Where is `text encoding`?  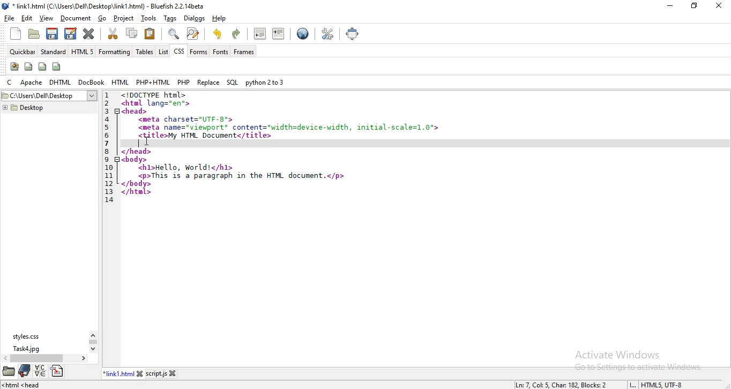
text encoding is located at coordinates (662, 384).